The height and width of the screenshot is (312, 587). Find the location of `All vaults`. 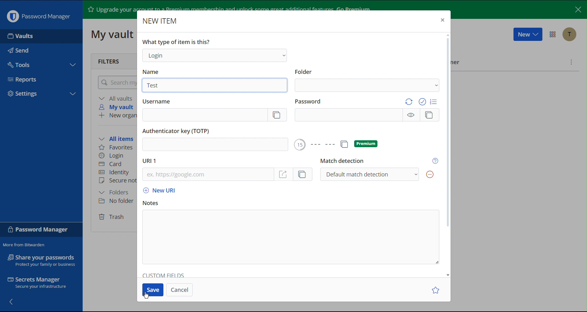

All vaults is located at coordinates (117, 98).